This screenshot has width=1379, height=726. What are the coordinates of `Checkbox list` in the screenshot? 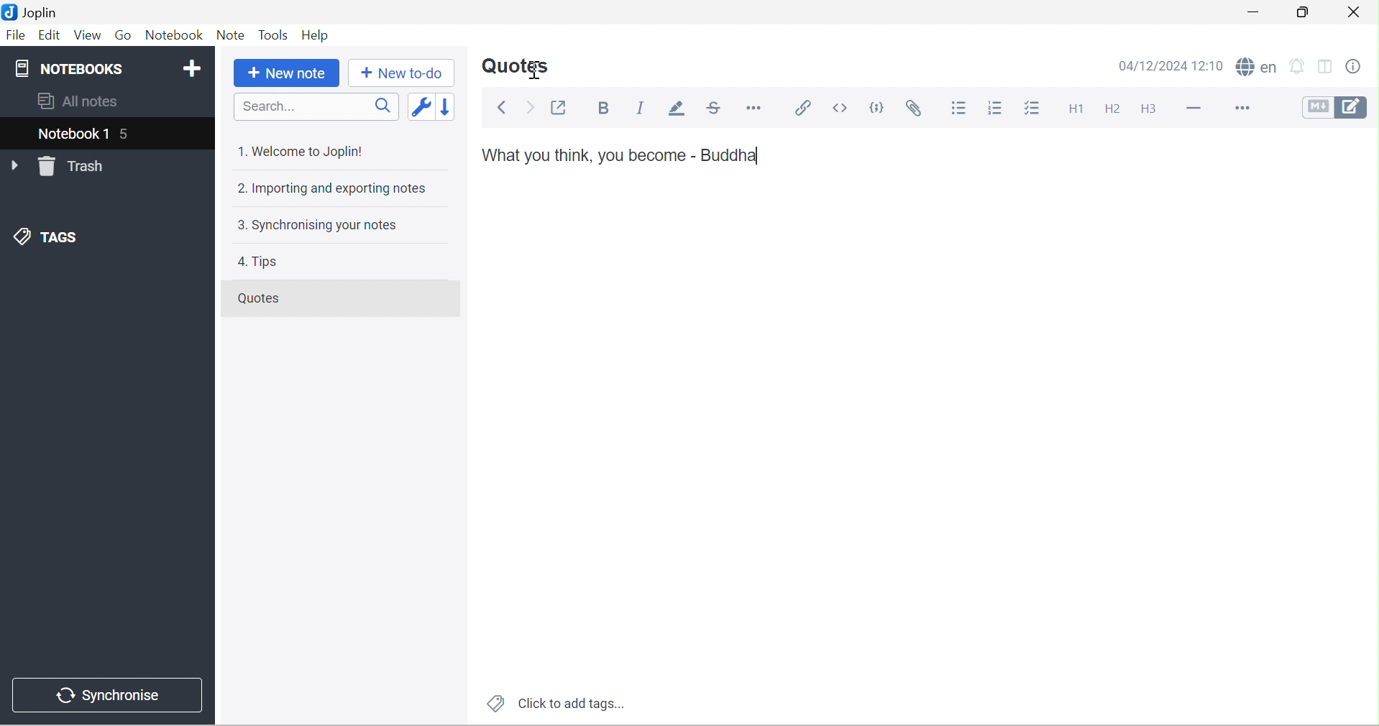 It's located at (1030, 108).